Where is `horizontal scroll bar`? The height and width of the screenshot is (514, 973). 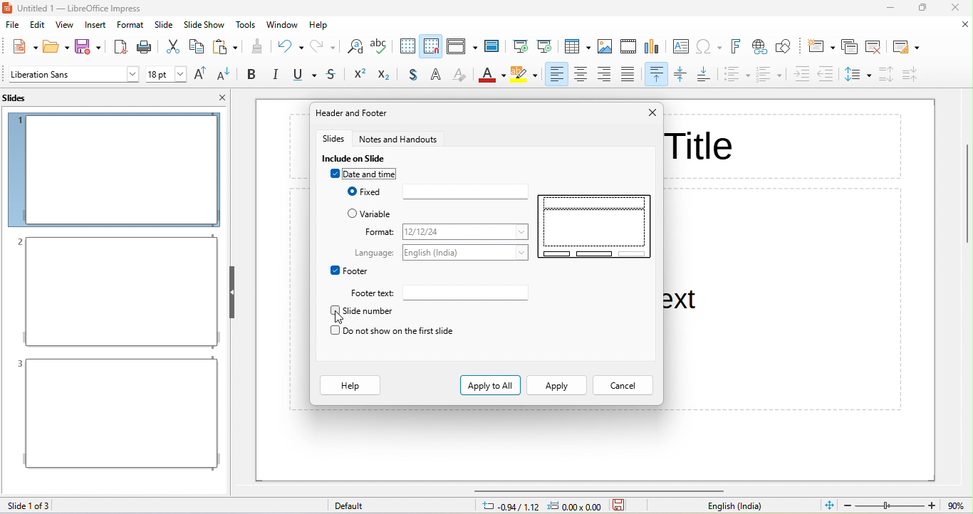
horizontal scroll bar is located at coordinates (600, 490).